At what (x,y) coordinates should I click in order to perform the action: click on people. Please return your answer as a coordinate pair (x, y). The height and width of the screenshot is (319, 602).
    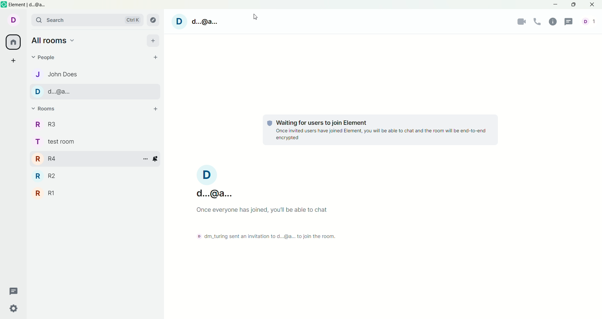
    Looking at the image, I should click on (46, 58).